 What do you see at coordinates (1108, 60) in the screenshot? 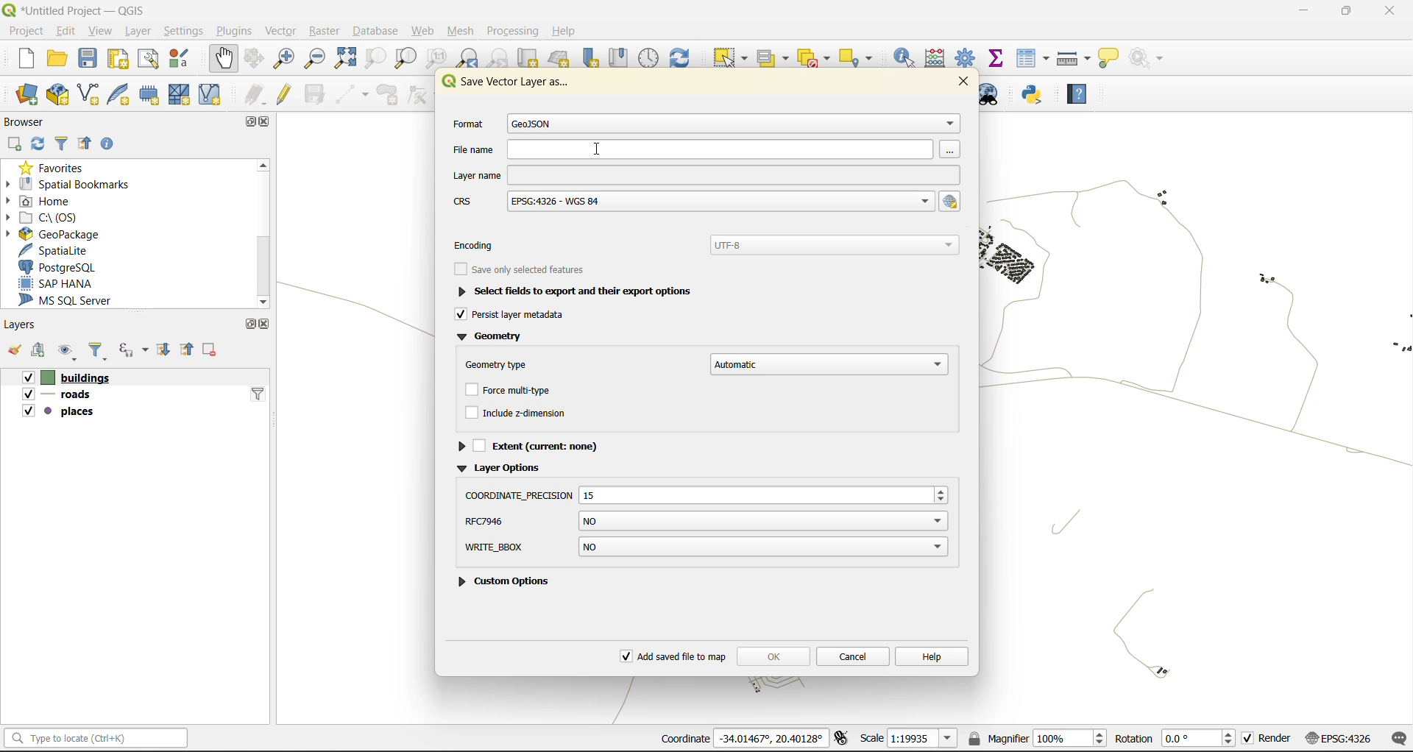
I see `show tips` at bounding box center [1108, 60].